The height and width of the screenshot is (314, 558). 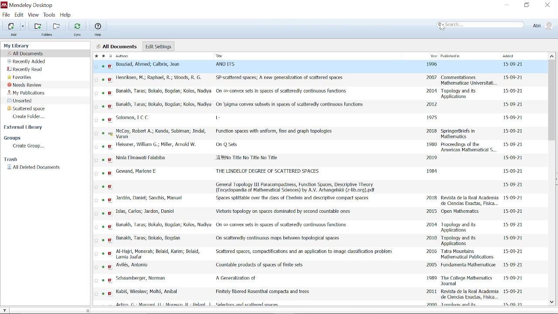 What do you see at coordinates (481, 24) in the screenshot?
I see `Search` at bounding box center [481, 24].